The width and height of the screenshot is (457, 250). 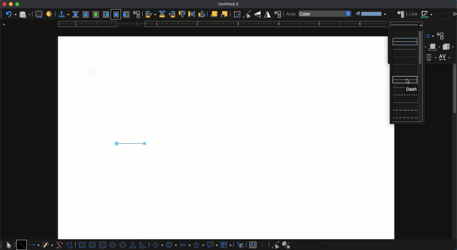 What do you see at coordinates (9, 244) in the screenshot?
I see `select` at bounding box center [9, 244].